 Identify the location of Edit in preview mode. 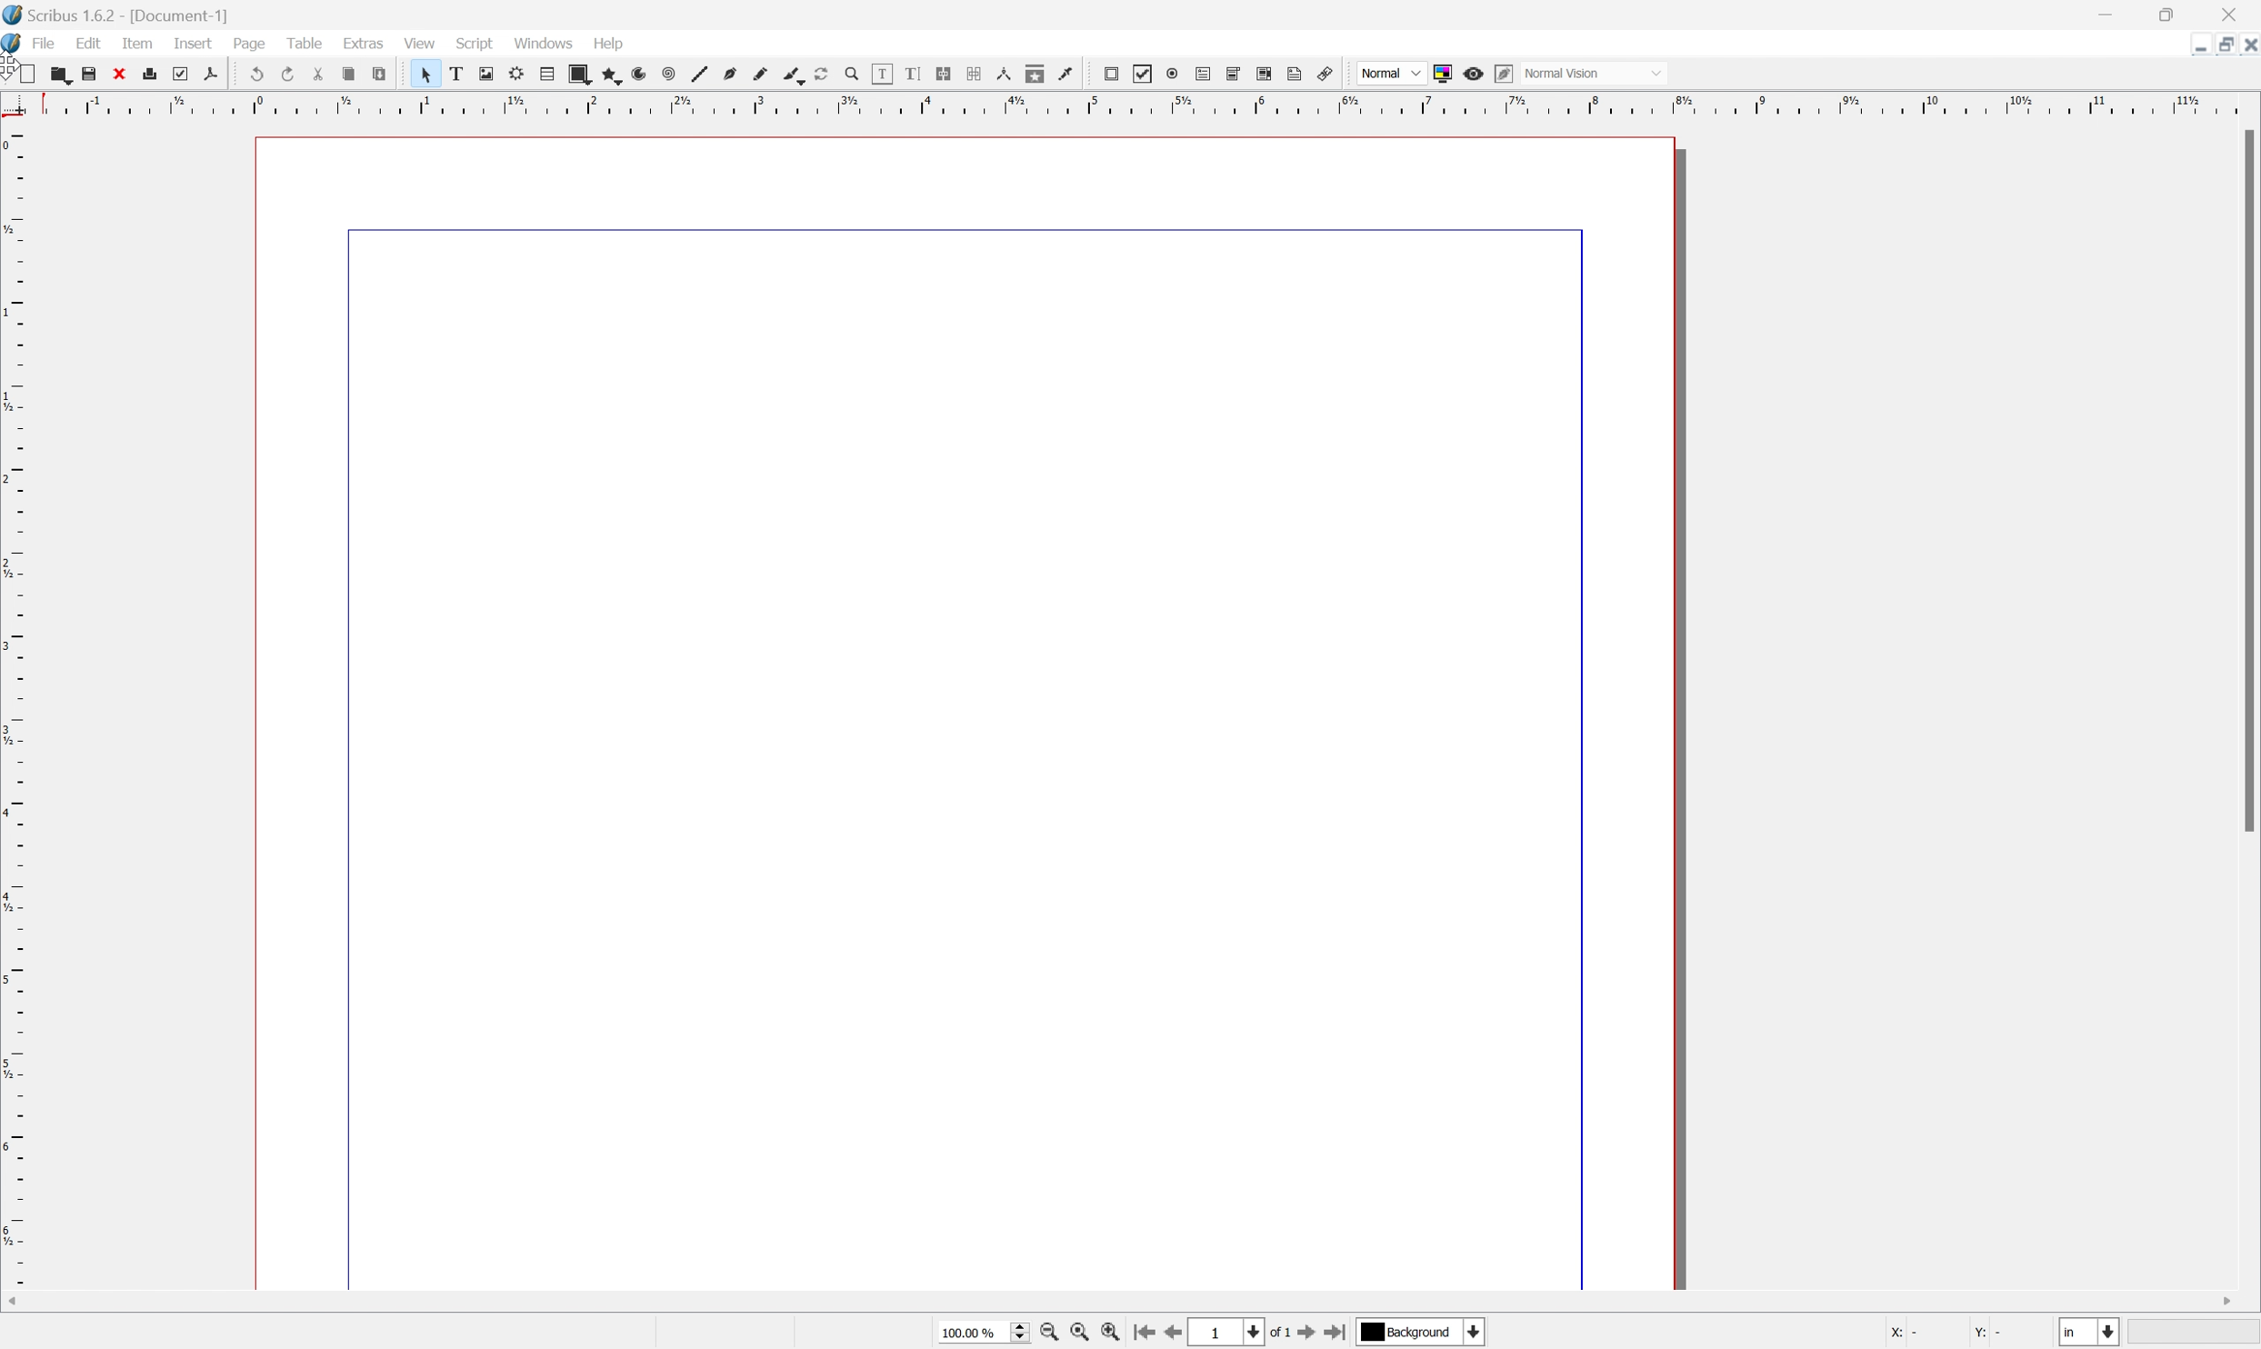
(1504, 74).